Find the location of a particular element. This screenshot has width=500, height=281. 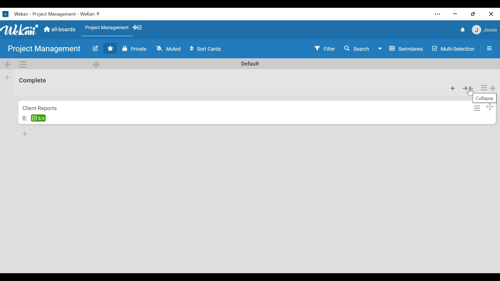

Multi-Selection is located at coordinates (453, 49).